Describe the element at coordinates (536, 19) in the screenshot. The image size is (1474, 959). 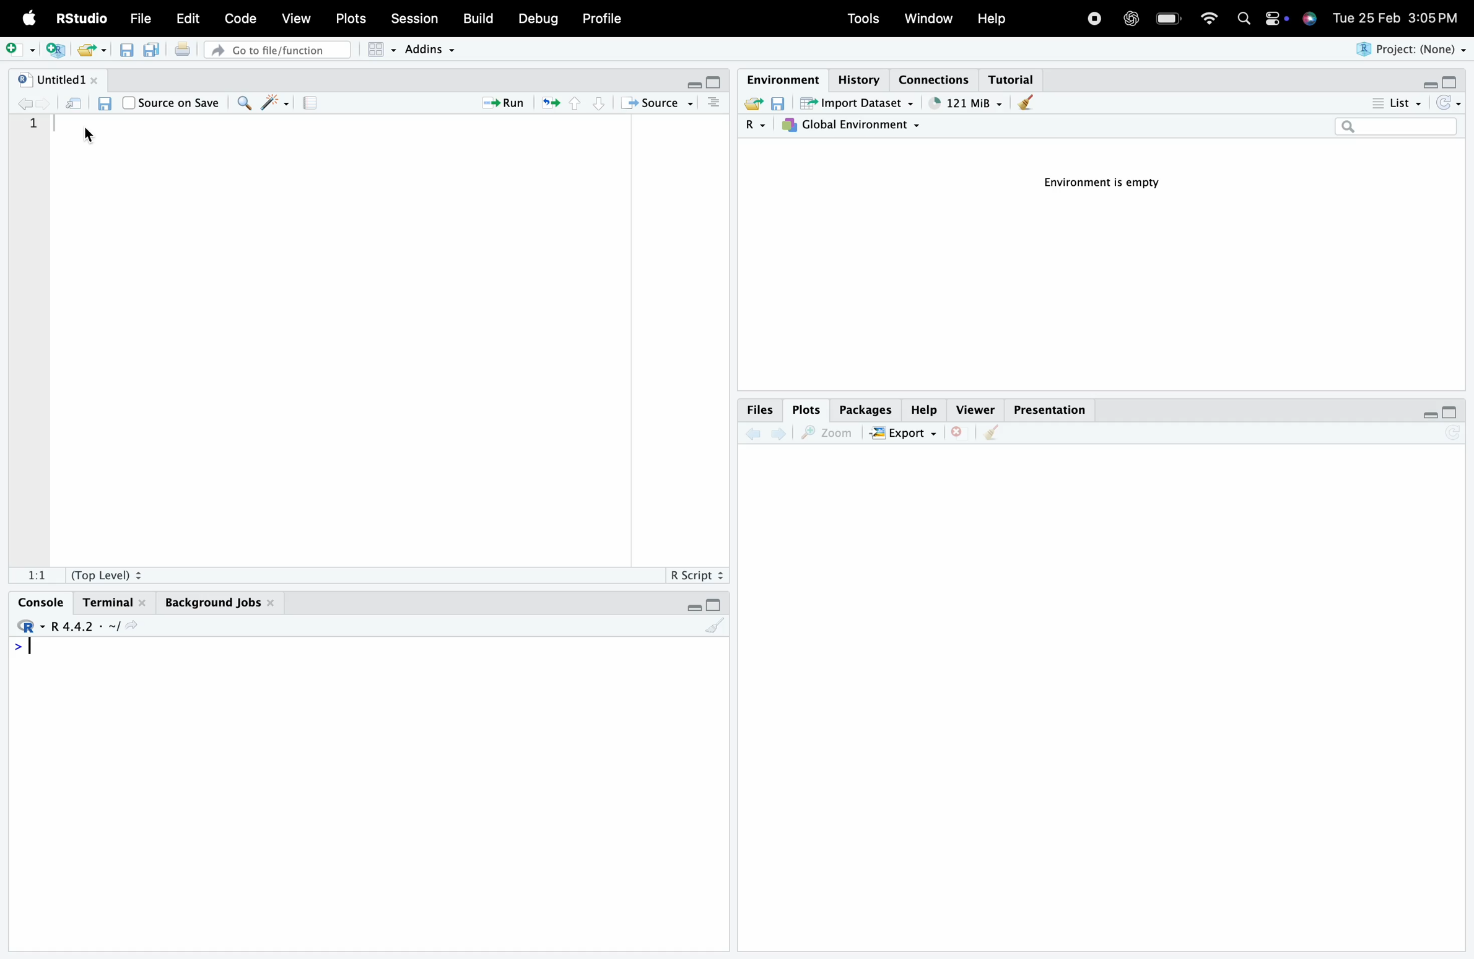
I see `Debug` at that location.